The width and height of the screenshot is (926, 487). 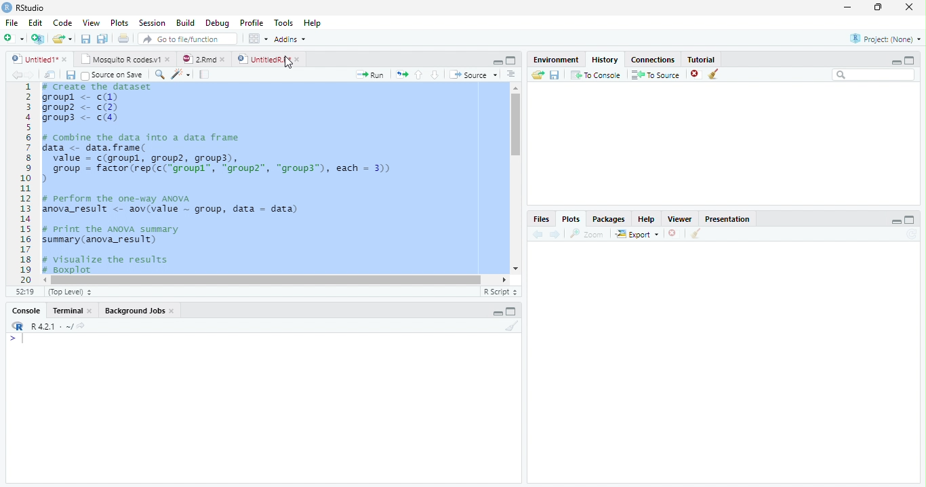 I want to click on Code, so click(x=61, y=23).